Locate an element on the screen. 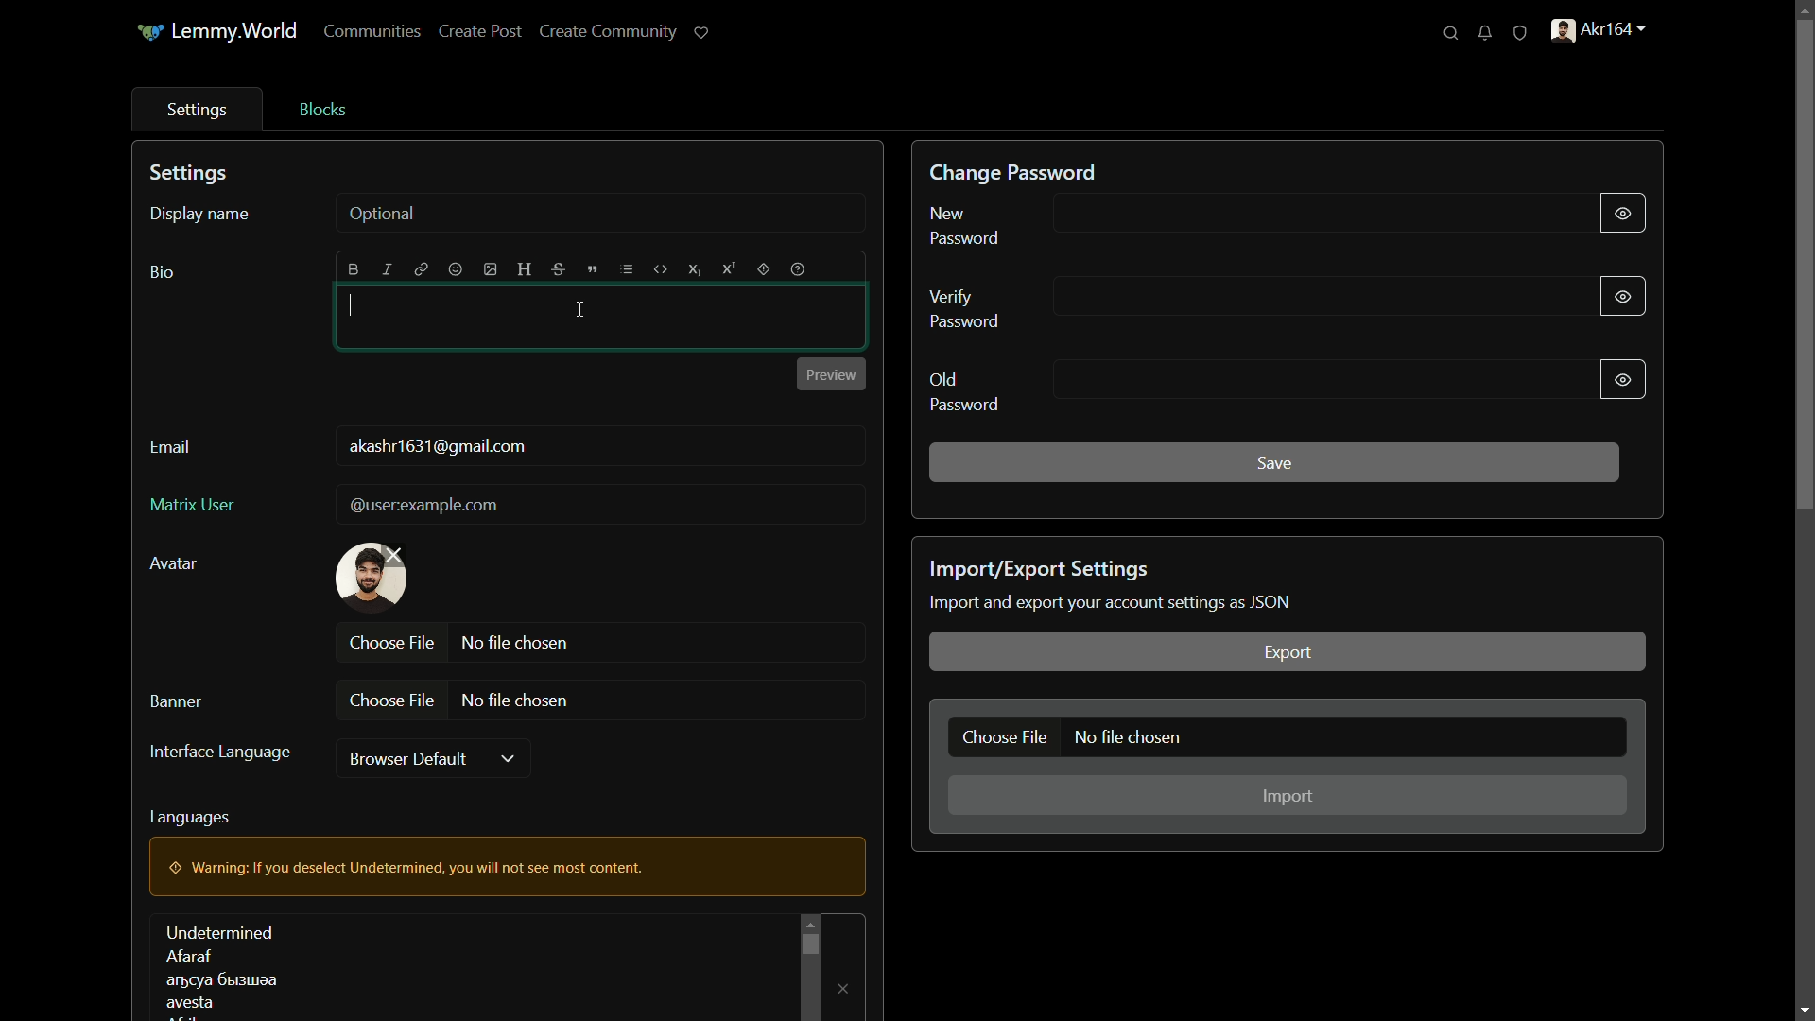 This screenshot has height=1021, width=1815. communities is located at coordinates (375, 31).